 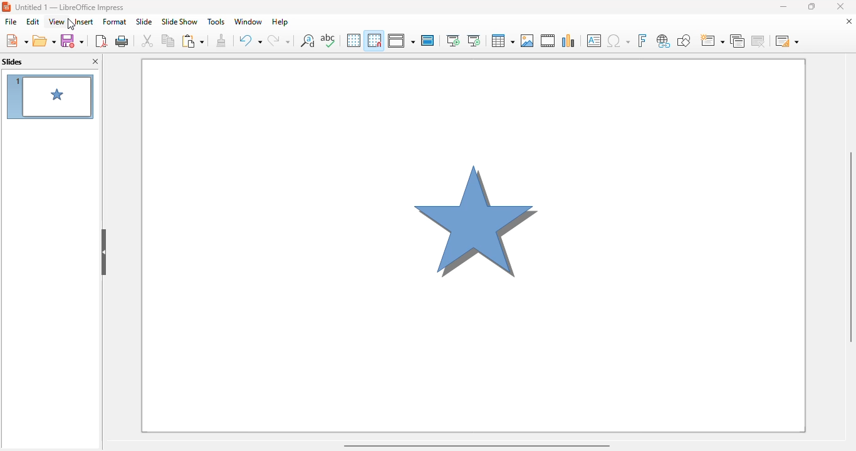 What do you see at coordinates (95, 61) in the screenshot?
I see `close pane` at bounding box center [95, 61].